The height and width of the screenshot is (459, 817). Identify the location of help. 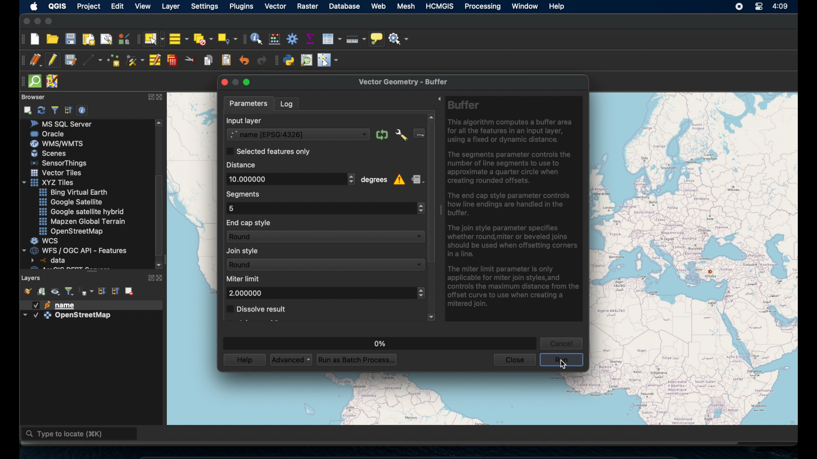
(243, 360).